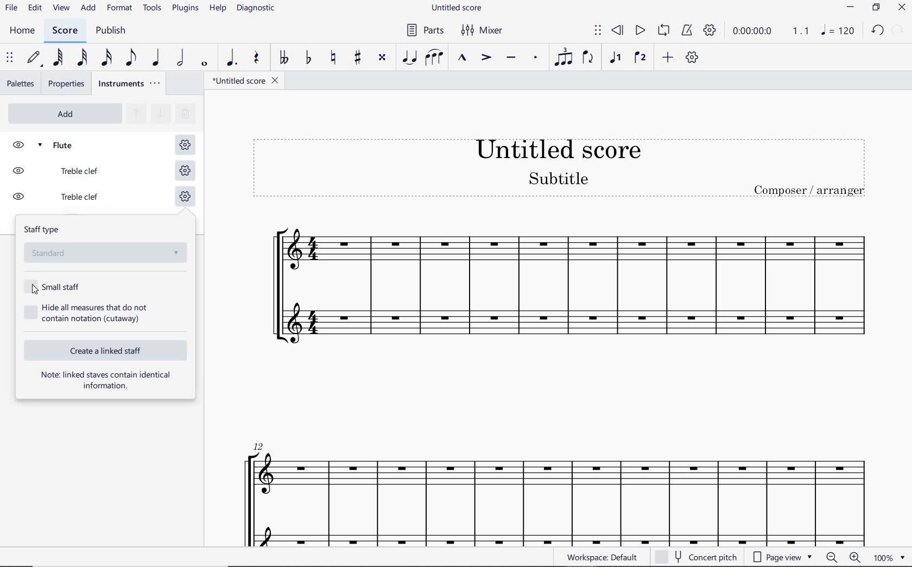 This screenshot has height=567, width=912. What do you see at coordinates (841, 557) in the screenshot?
I see `zoom in or zoom out` at bounding box center [841, 557].